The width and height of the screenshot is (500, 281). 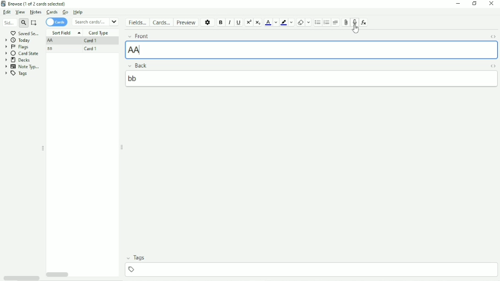 I want to click on Horizontal scrollbar, so click(x=58, y=275).